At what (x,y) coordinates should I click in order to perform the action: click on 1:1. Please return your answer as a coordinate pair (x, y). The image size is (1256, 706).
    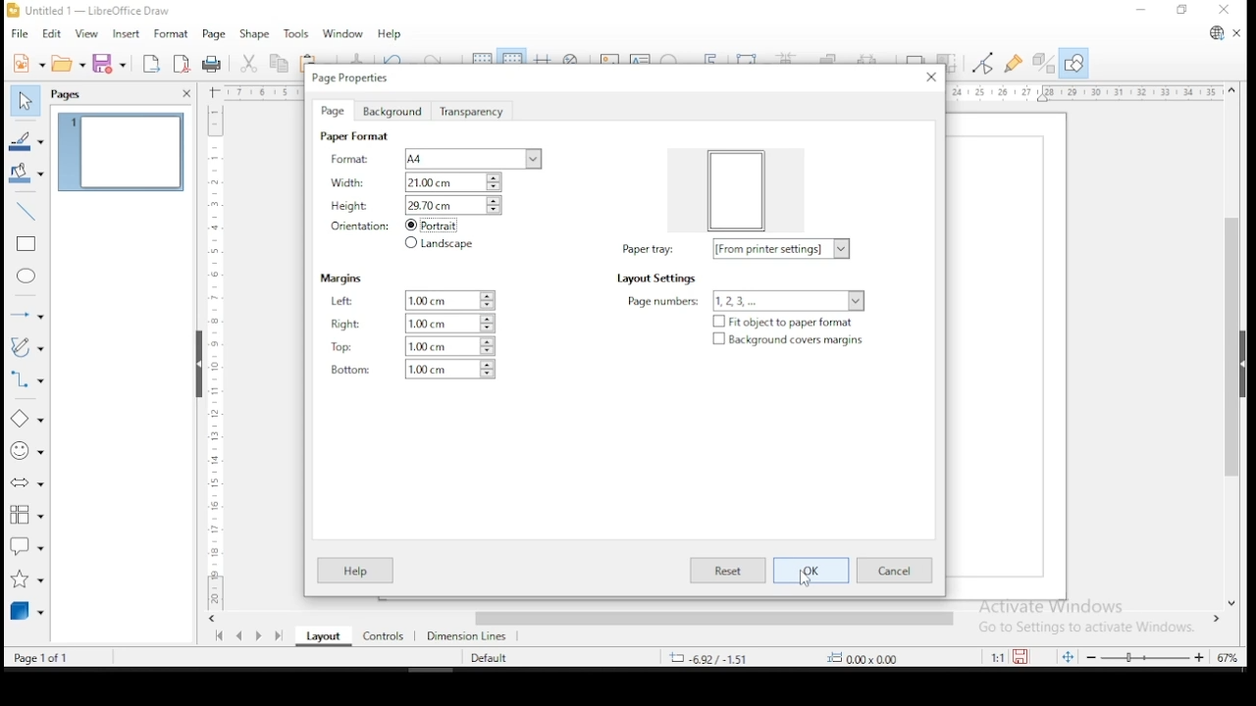
    Looking at the image, I should click on (994, 657).